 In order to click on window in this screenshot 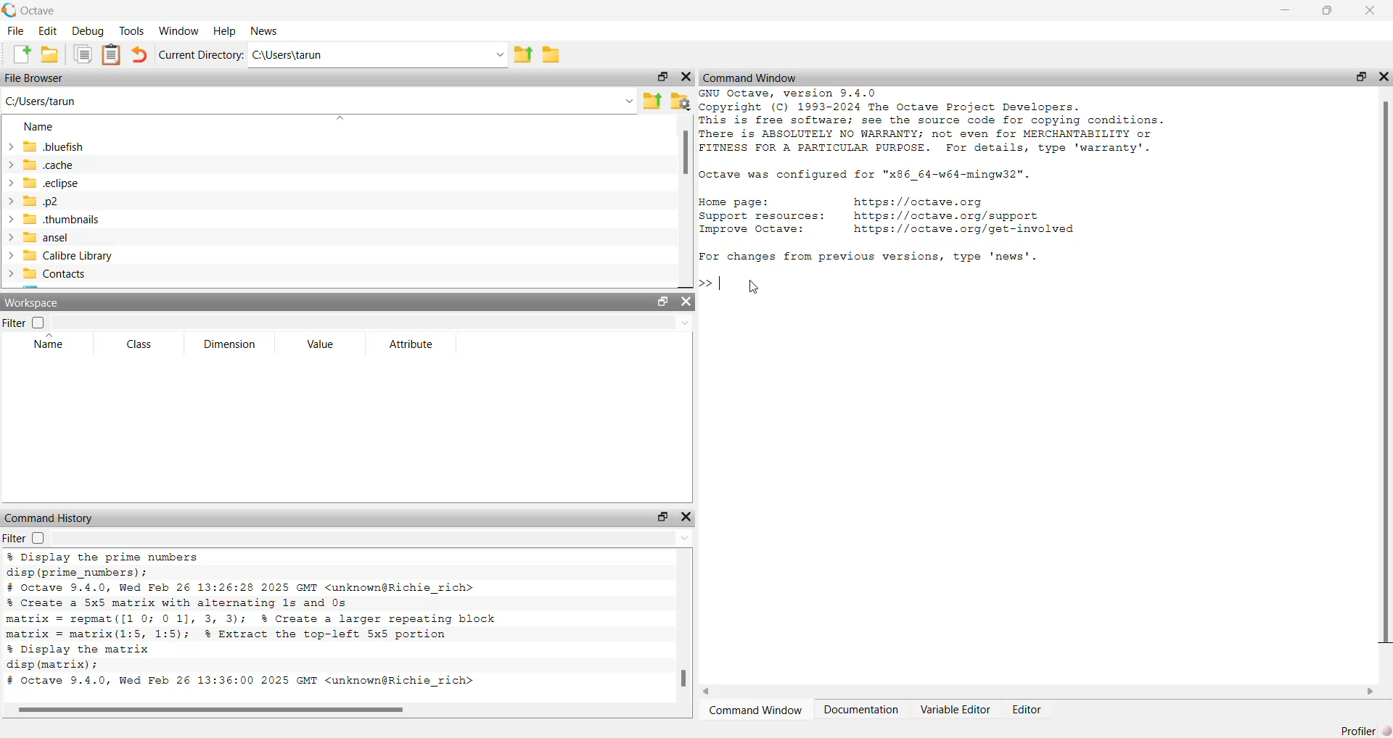, I will do `click(178, 30)`.